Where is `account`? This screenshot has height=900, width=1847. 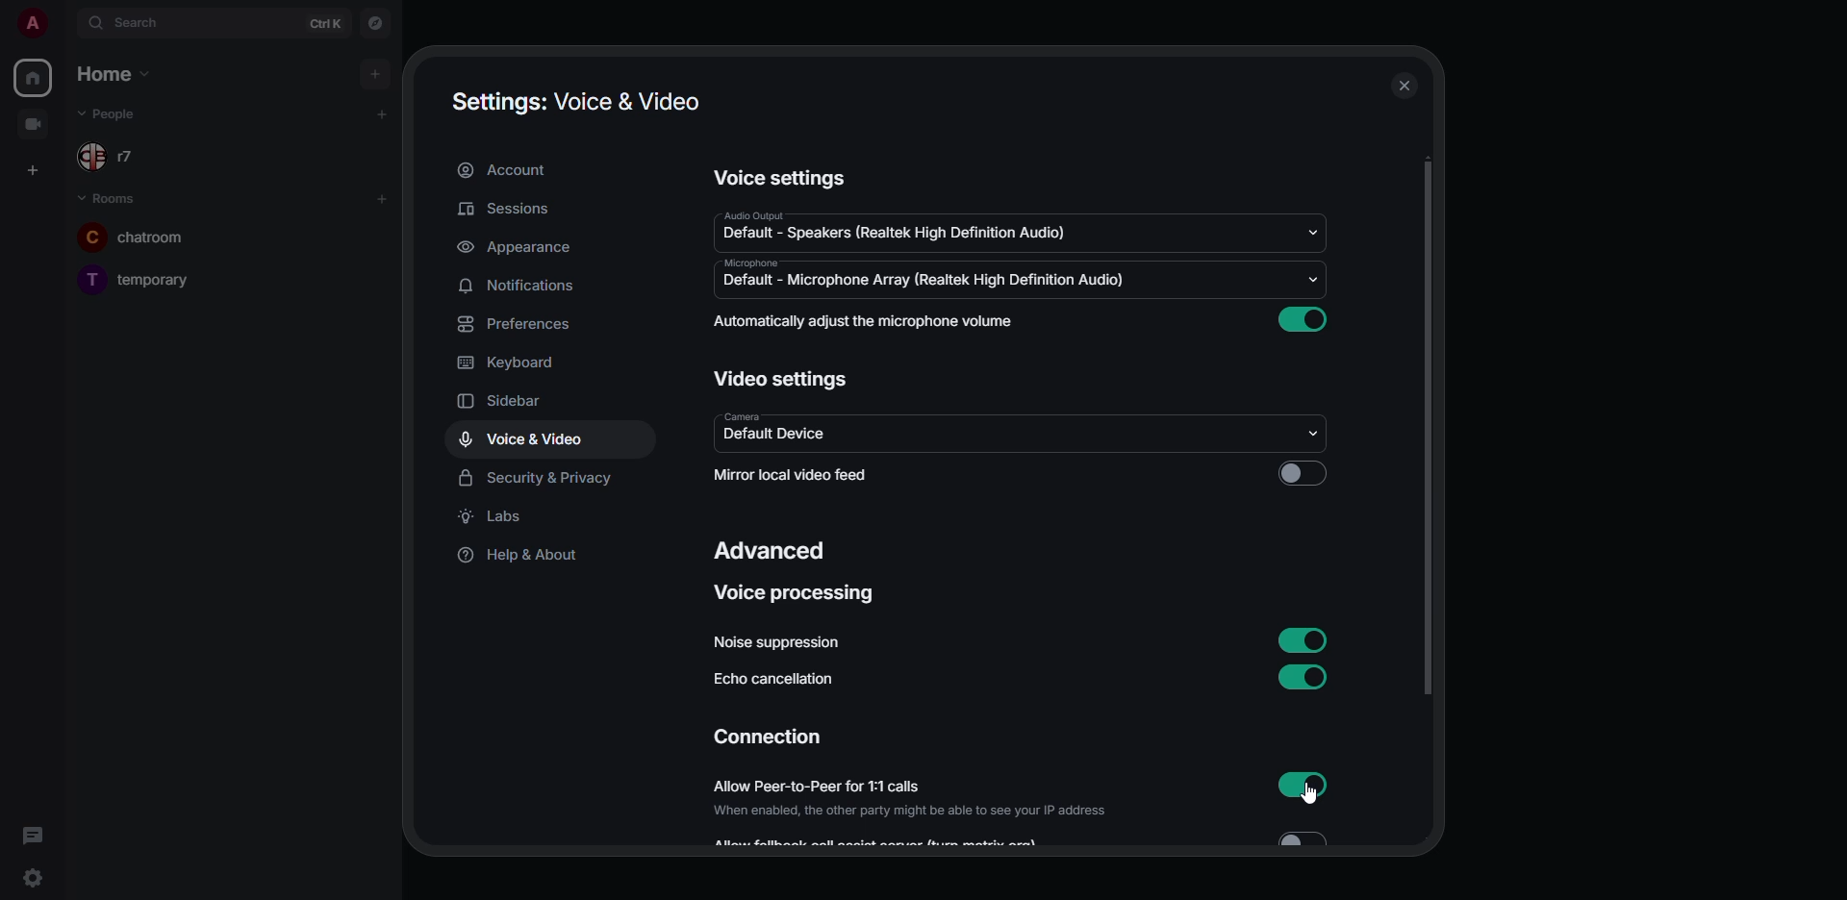 account is located at coordinates (506, 170).